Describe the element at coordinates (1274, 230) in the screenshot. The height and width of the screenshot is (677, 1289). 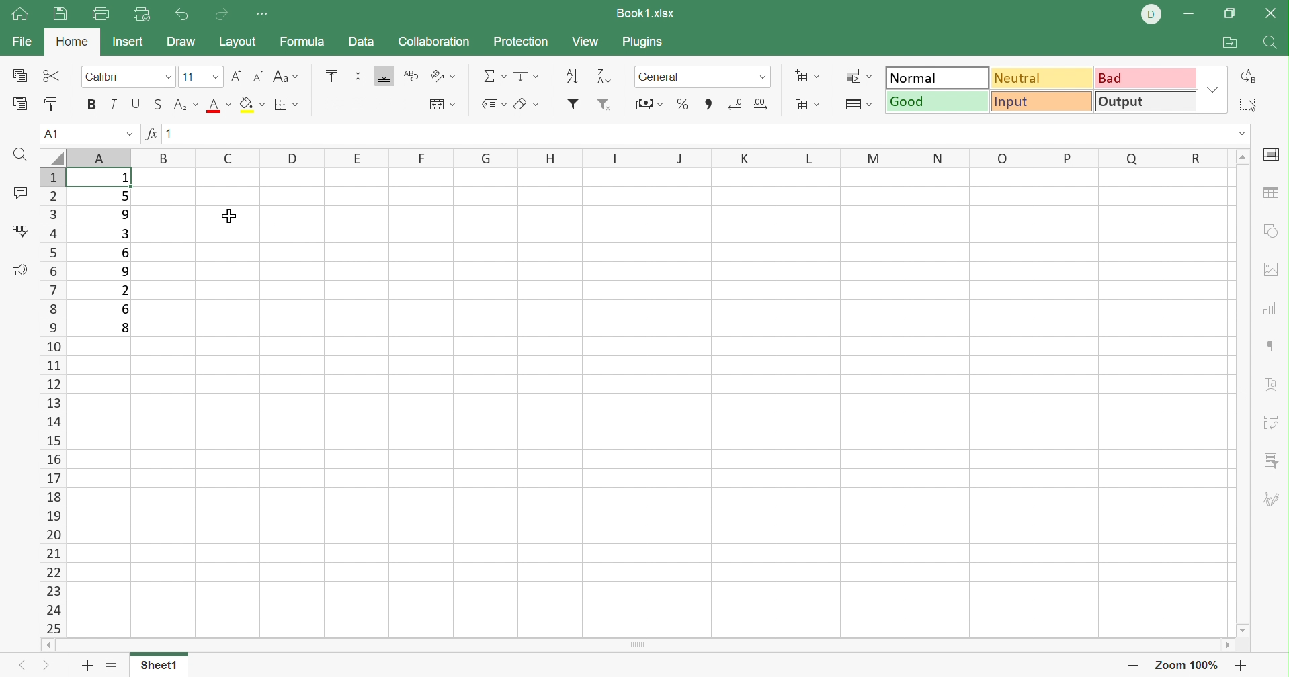
I see `Shape settings` at that location.